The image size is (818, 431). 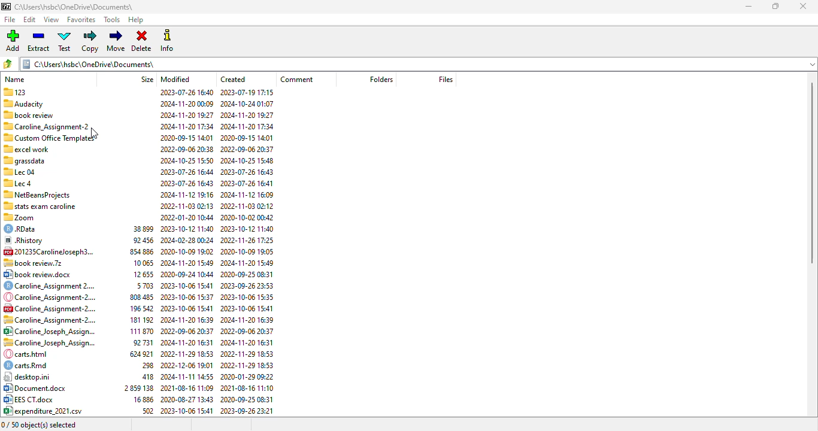 What do you see at coordinates (186, 399) in the screenshot?
I see ` 2020-08-27 13:43` at bounding box center [186, 399].